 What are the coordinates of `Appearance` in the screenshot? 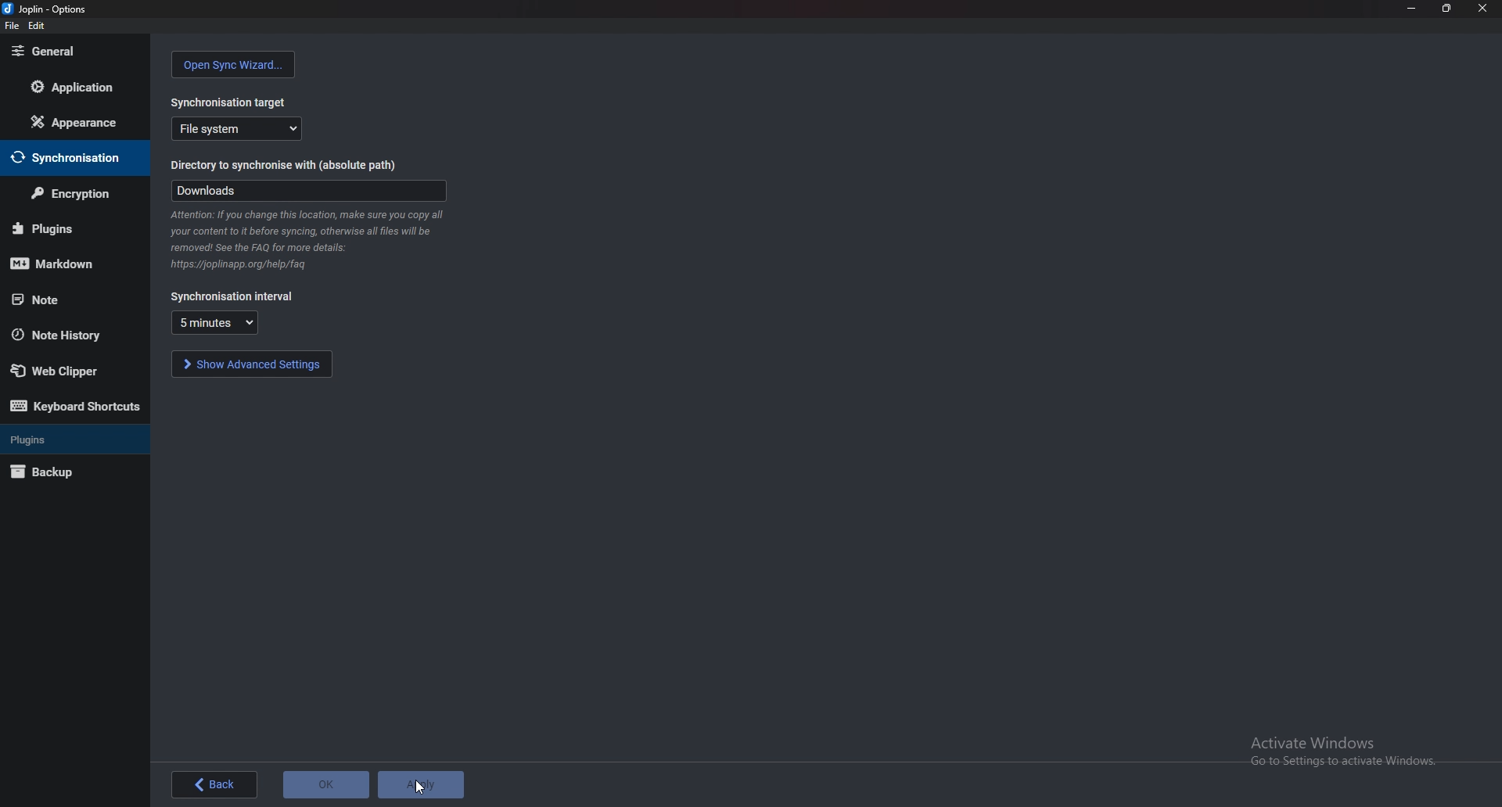 It's located at (70, 122).